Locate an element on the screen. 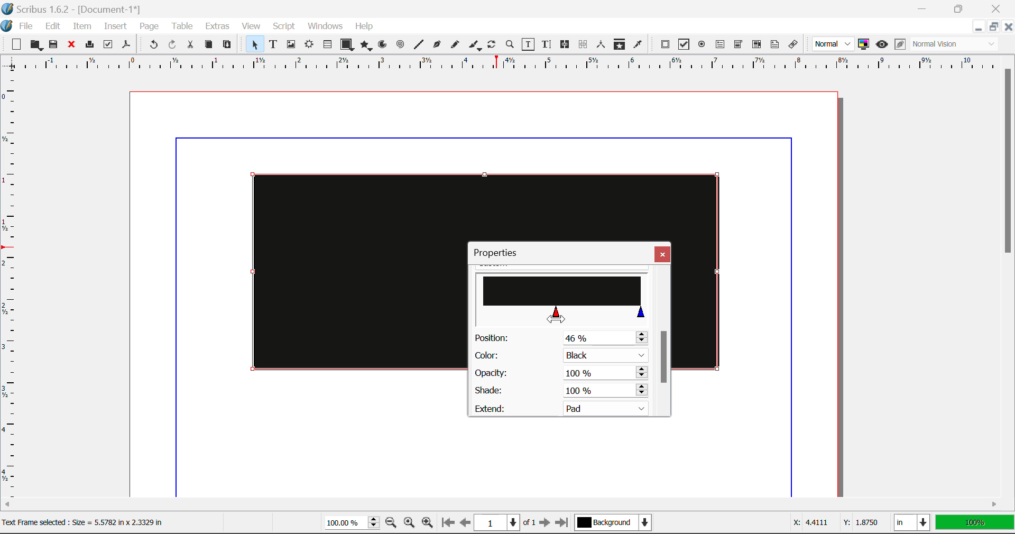 This screenshot has width=1015, height=534. Freehand is located at coordinates (456, 47).